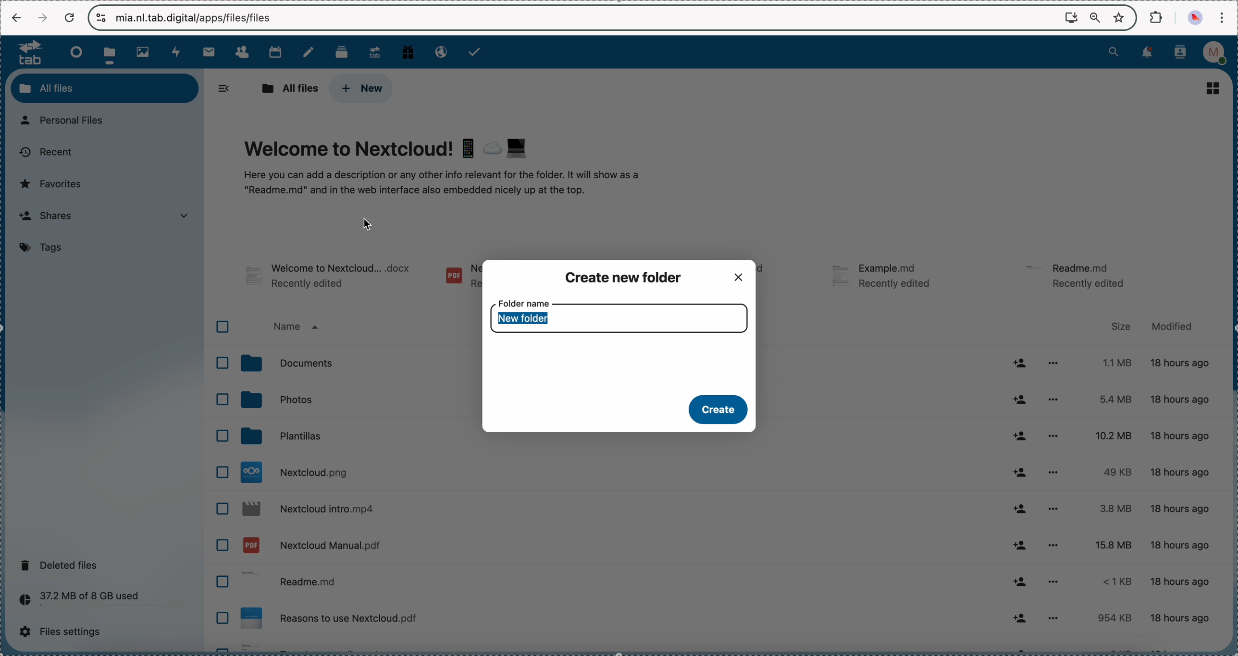 Image resolution: width=1238 pixels, height=656 pixels. Describe the element at coordinates (617, 508) in the screenshot. I see `file` at that location.